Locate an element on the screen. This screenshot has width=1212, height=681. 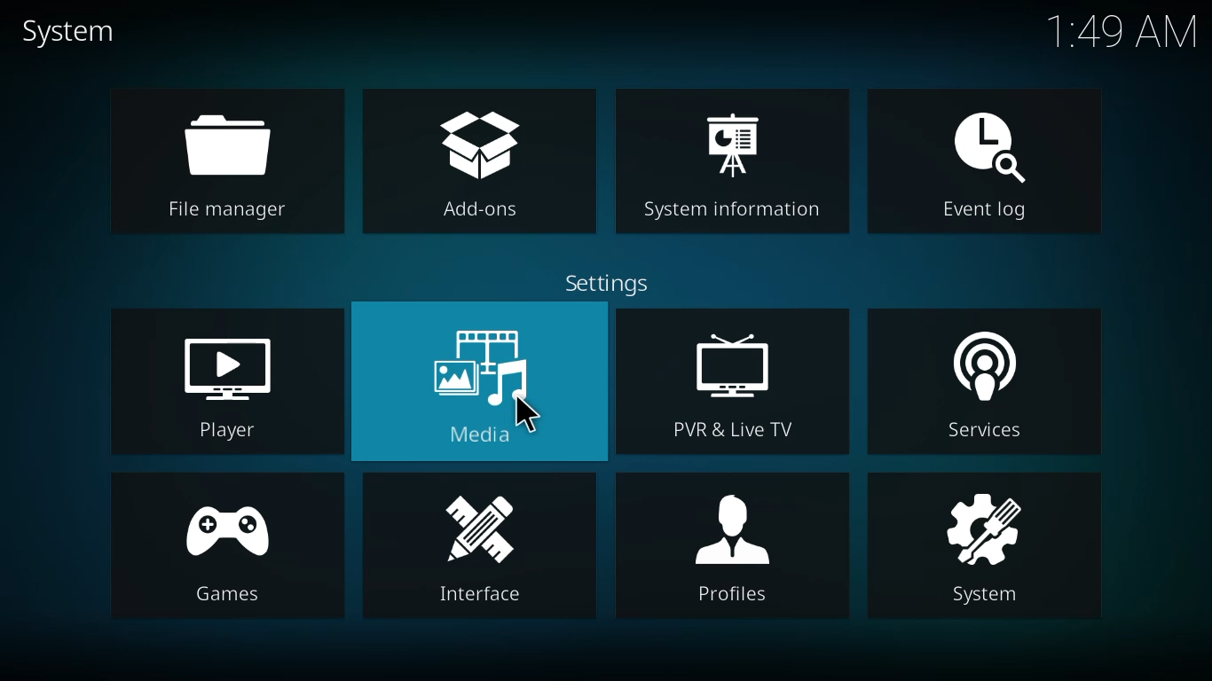
media is located at coordinates (491, 384).